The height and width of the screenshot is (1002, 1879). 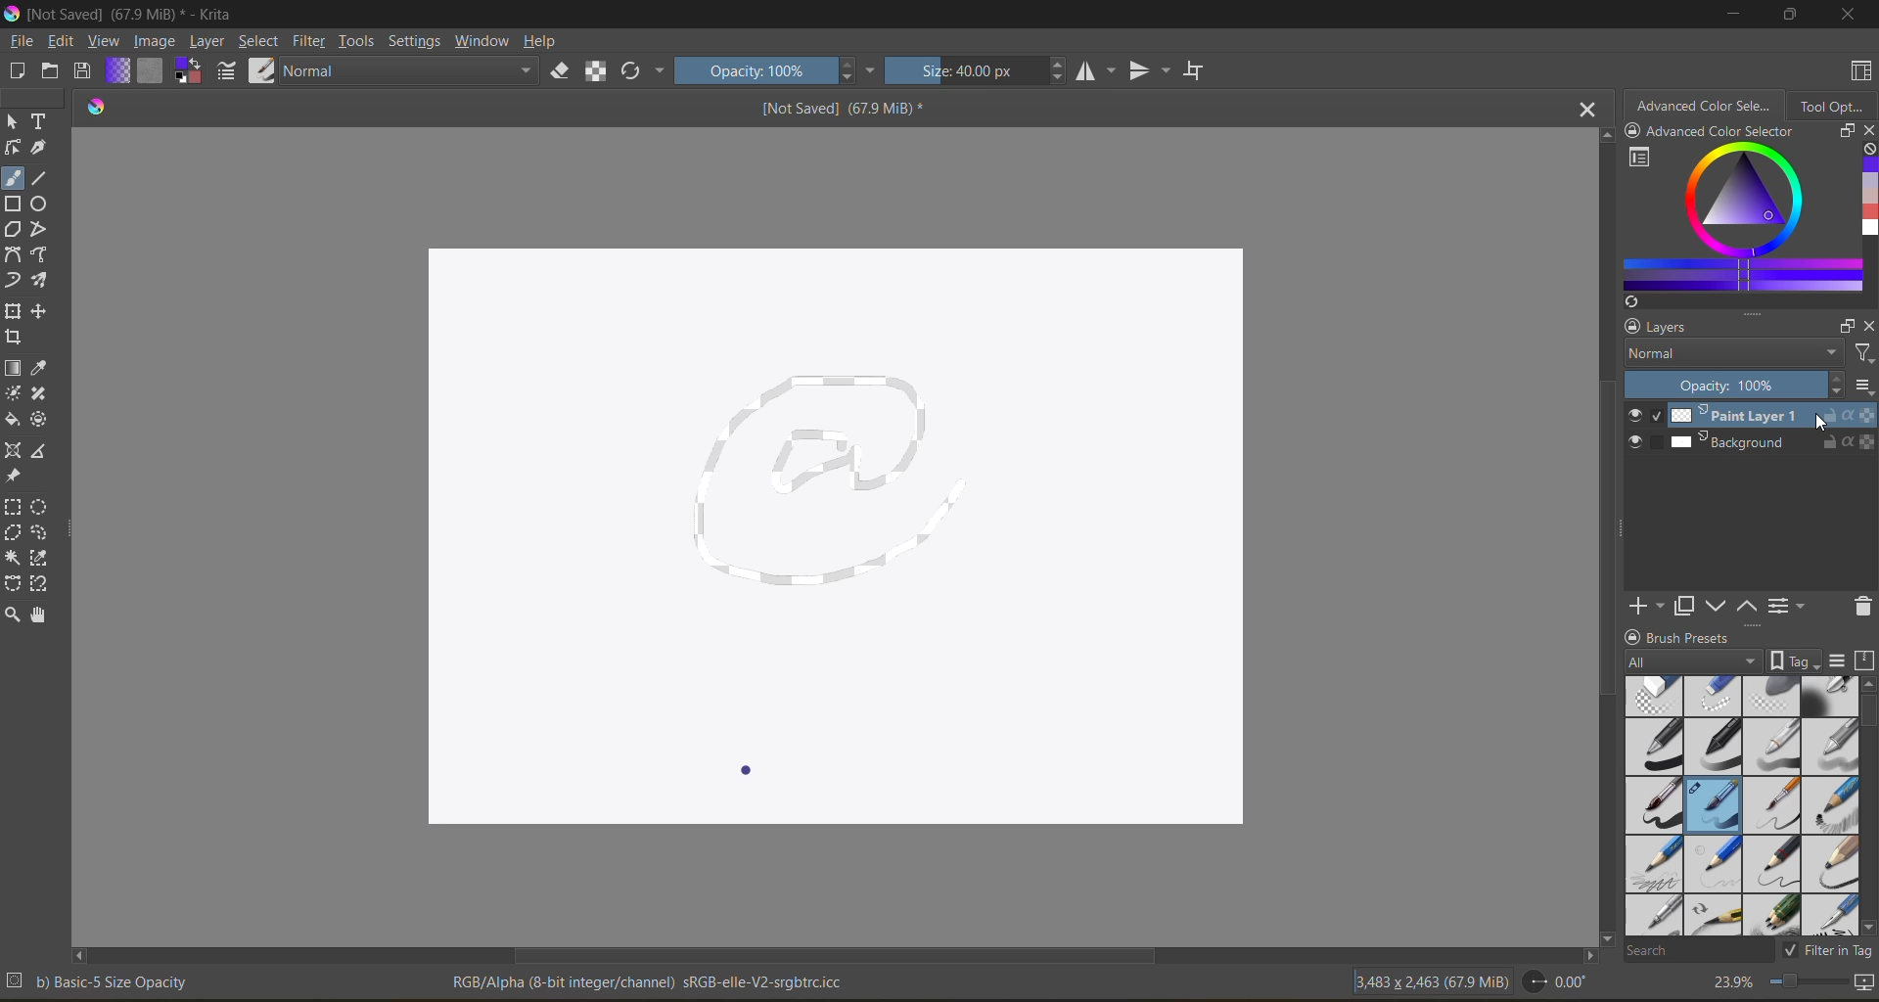 What do you see at coordinates (1867, 324) in the screenshot?
I see `close docker` at bounding box center [1867, 324].